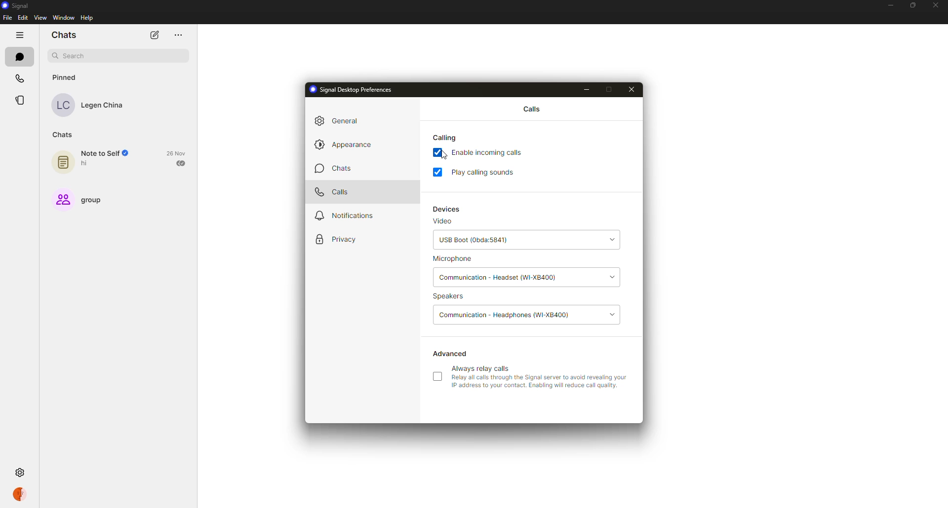 The width and height of the screenshot is (948, 508). Describe the element at coordinates (353, 90) in the screenshot. I see `signal desktop preferences` at that location.